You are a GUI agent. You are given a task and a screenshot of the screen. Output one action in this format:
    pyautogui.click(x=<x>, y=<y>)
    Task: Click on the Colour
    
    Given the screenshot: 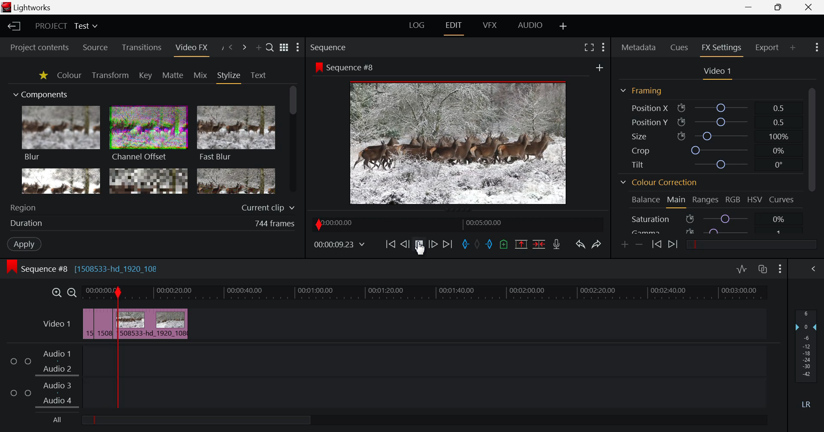 What is the action you would take?
    pyautogui.click(x=70, y=75)
    